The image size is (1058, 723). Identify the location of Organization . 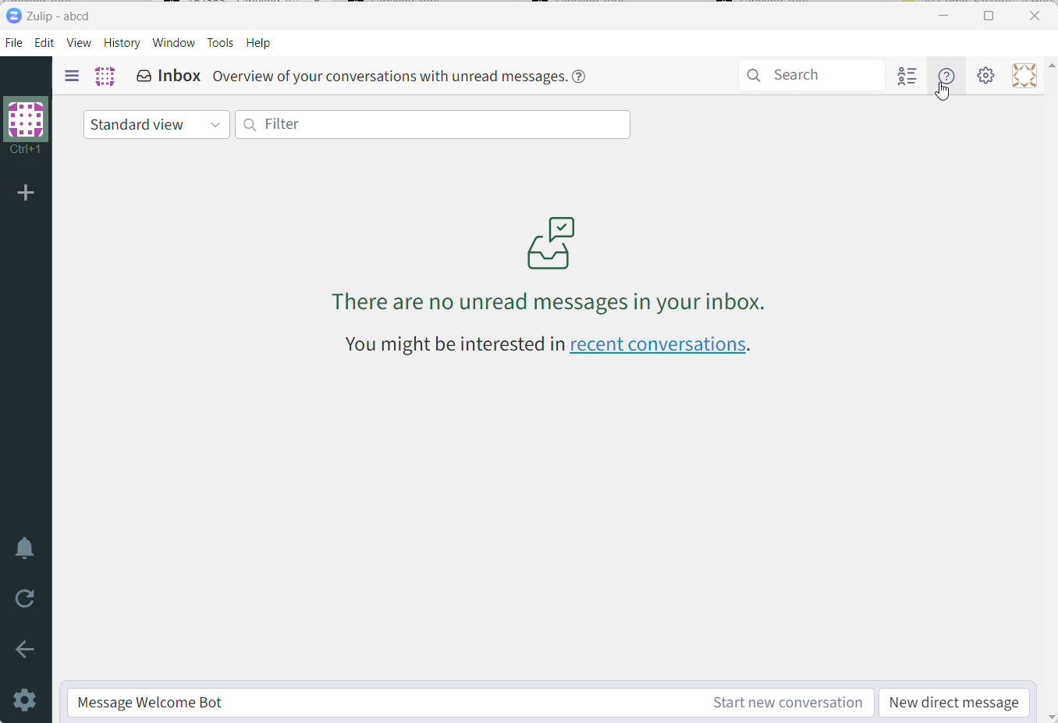
(105, 77).